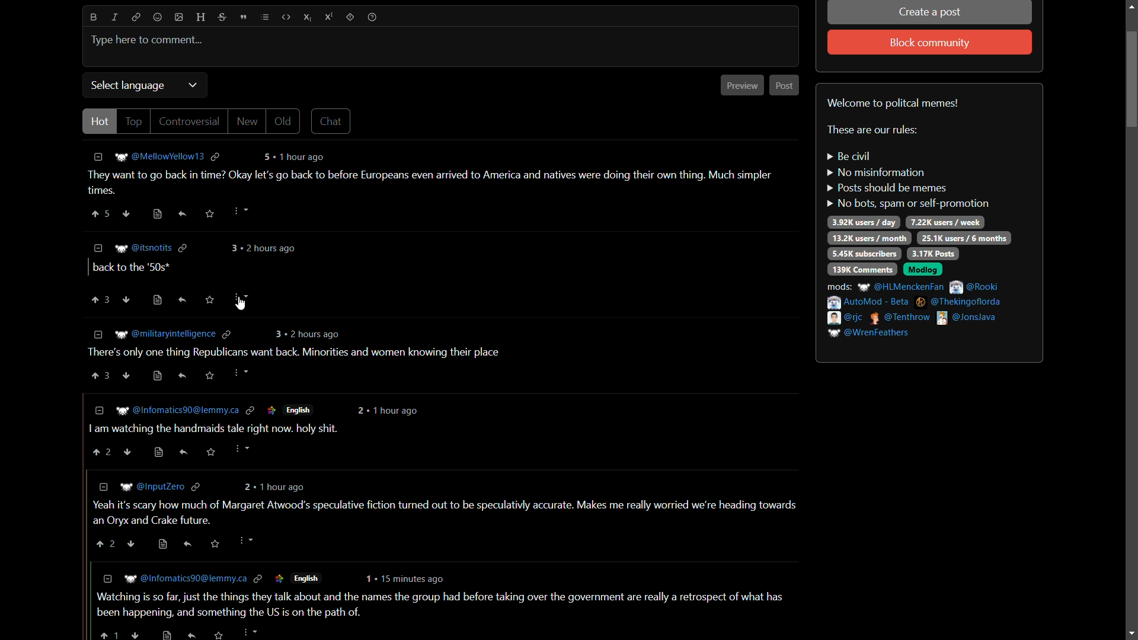  Describe the element at coordinates (964, 239) in the screenshot. I see `25.1k users/6 months` at that location.